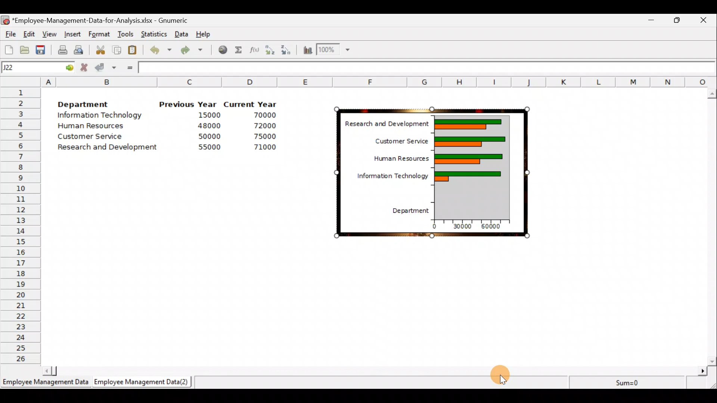 Image resolution: width=717 pixels, height=403 pixels. What do you see at coordinates (493, 226) in the screenshot?
I see `60000` at bounding box center [493, 226].